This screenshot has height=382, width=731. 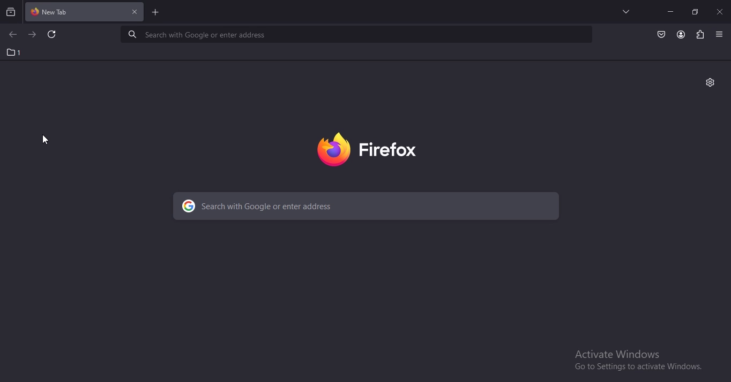 I want to click on go to previous page, so click(x=11, y=36).